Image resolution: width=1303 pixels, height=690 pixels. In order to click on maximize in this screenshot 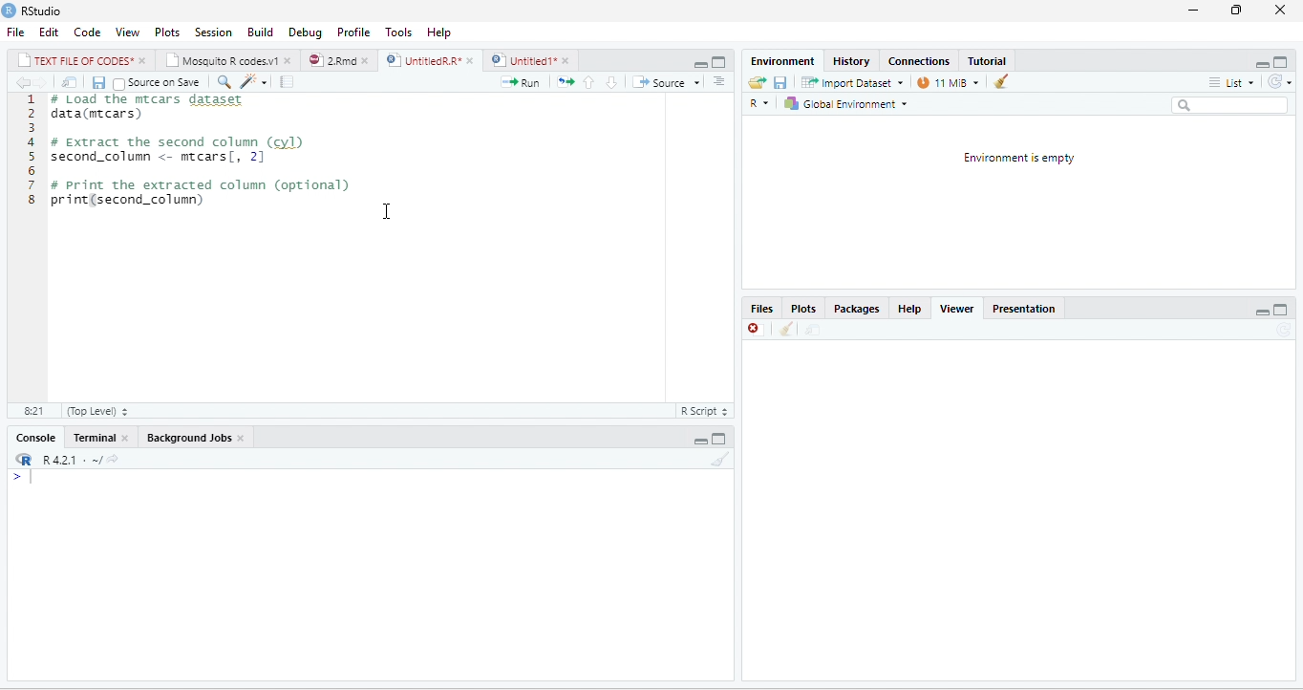, I will do `click(1283, 309)`.